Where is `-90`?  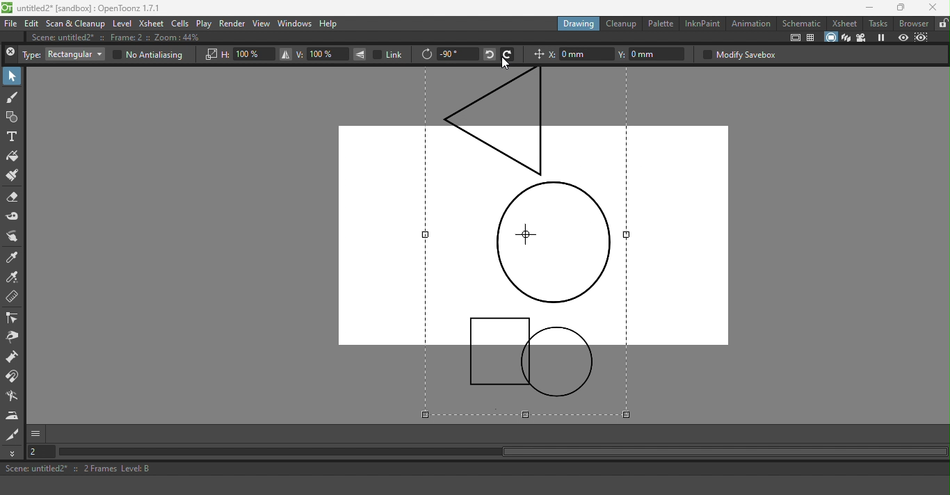
-90 is located at coordinates (457, 54).